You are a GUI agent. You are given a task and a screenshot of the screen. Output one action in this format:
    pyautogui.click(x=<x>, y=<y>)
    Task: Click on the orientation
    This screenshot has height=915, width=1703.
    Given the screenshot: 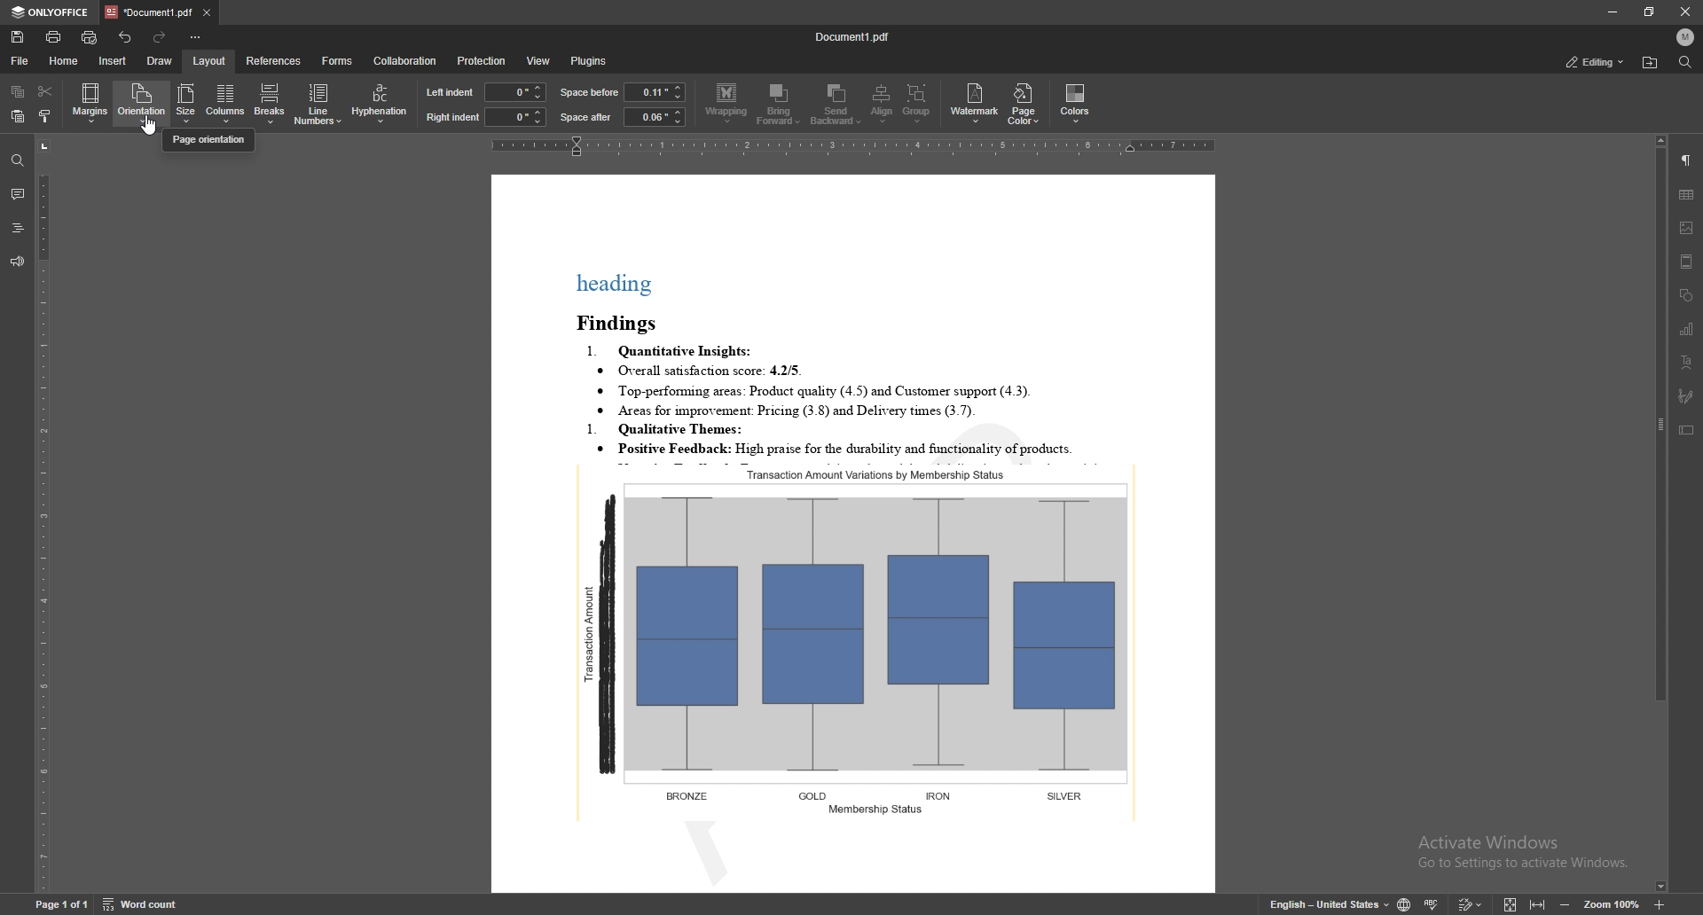 What is the action you would take?
    pyautogui.click(x=141, y=102)
    